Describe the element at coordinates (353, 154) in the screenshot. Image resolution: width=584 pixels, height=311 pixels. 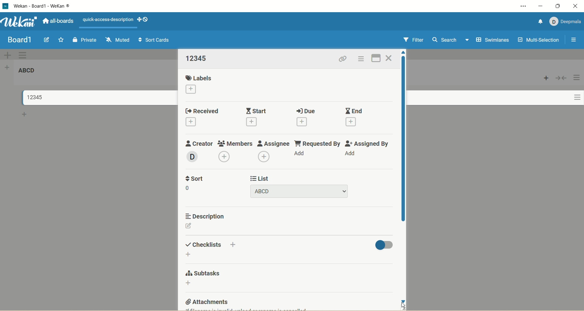
I see `add` at that location.